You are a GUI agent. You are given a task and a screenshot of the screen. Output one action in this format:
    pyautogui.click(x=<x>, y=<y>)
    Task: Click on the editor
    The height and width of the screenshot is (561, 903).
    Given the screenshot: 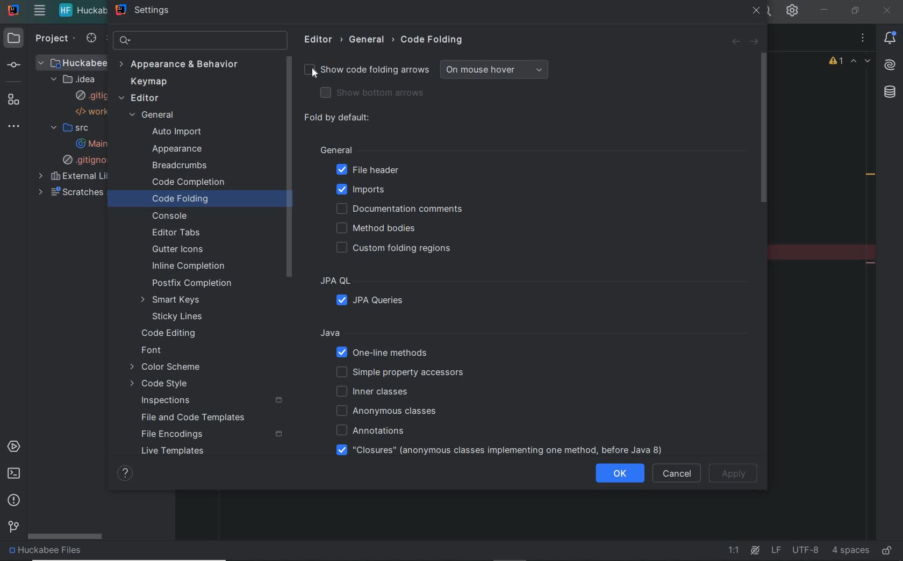 What is the action you would take?
    pyautogui.click(x=323, y=40)
    